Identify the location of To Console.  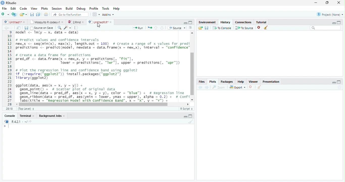
(222, 28).